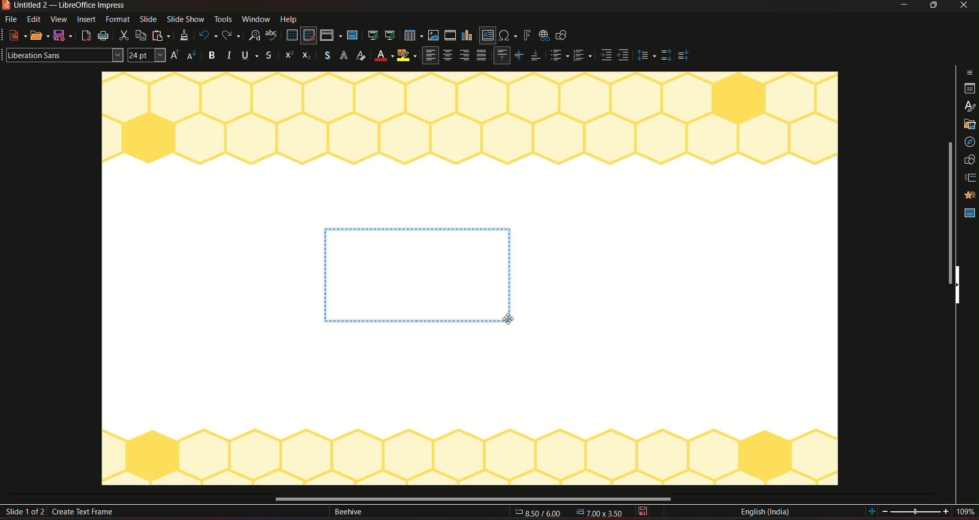 Image resolution: width=979 pixels, height=520 pixels. What do you see at coordinates (917, 512) in the screenshot?
I see `edit zoom` at bounding box center [917, 512].